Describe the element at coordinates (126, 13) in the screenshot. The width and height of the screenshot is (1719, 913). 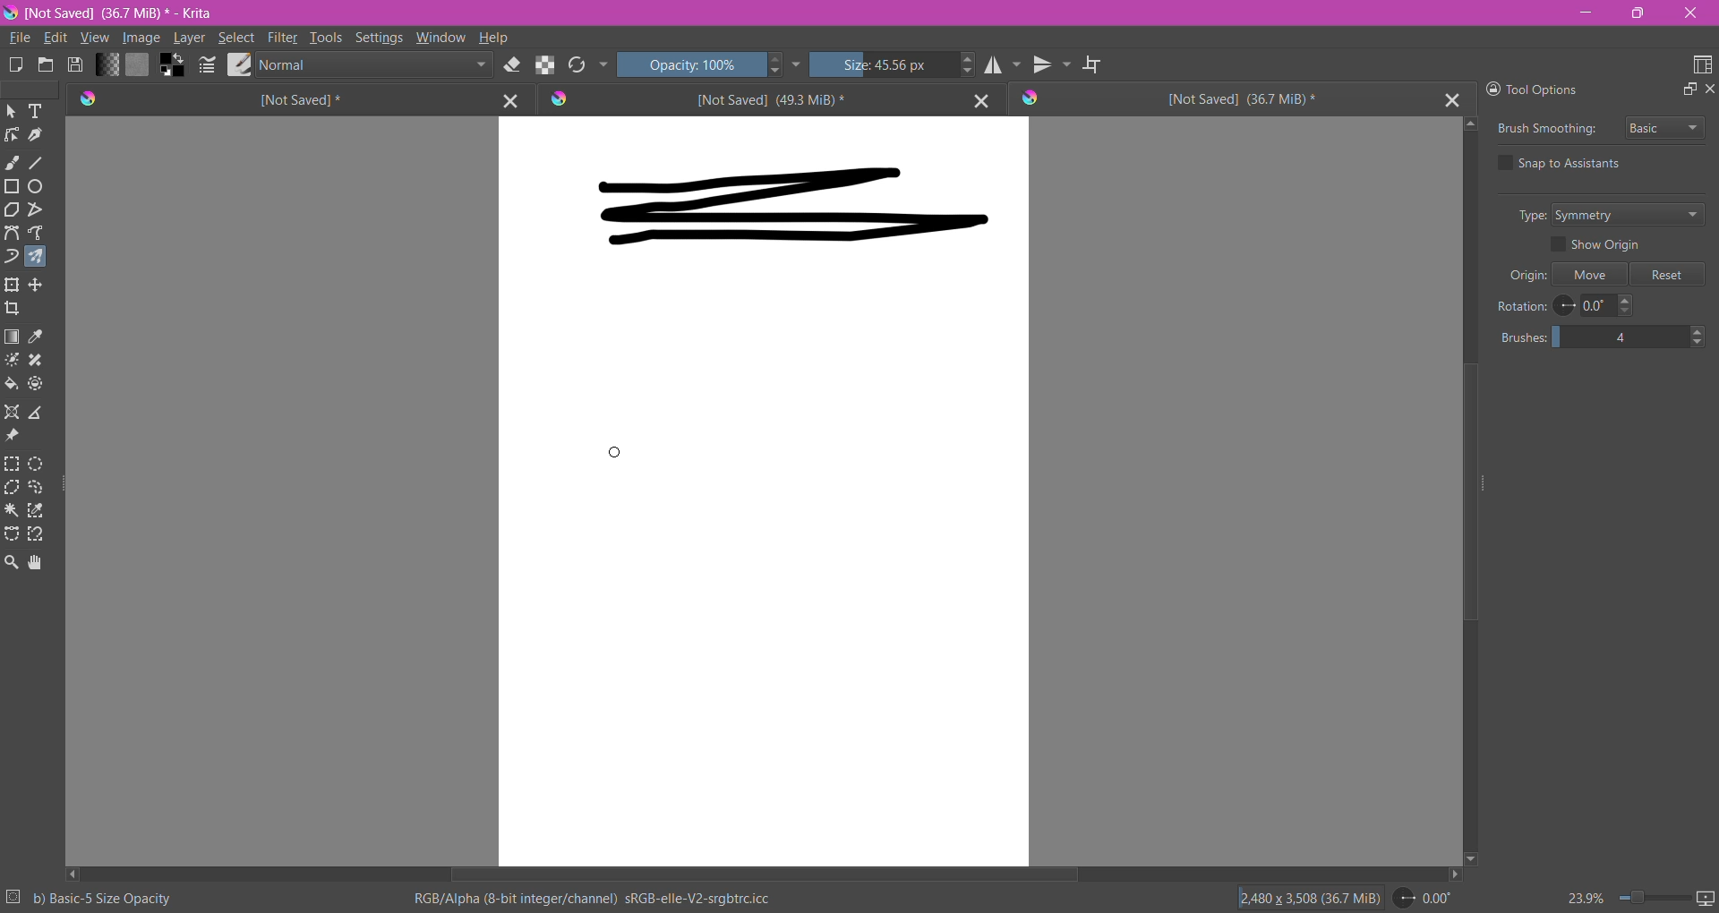
I see `File Name, Size` at that location.